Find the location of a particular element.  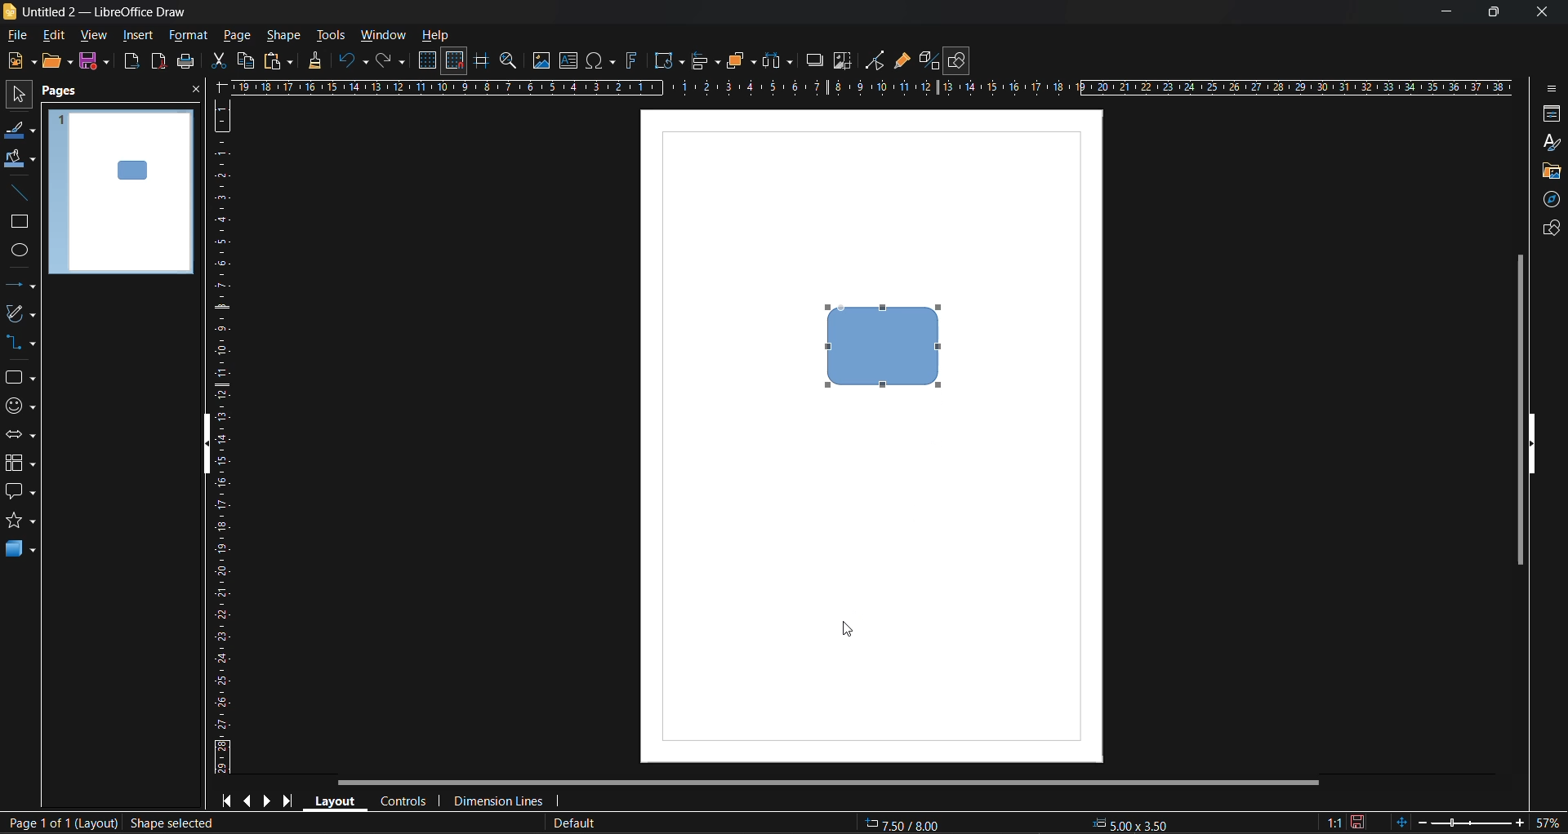

show draw functions is located at coordinates (959, 61).